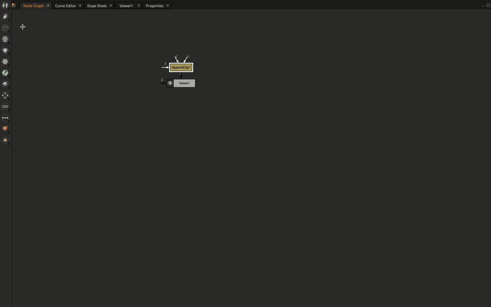 This screenshot has height=307, width=491. What do you see at coordinates (7, 107) in the screenshot?
I see `Views` at bounding box center [7, 107].